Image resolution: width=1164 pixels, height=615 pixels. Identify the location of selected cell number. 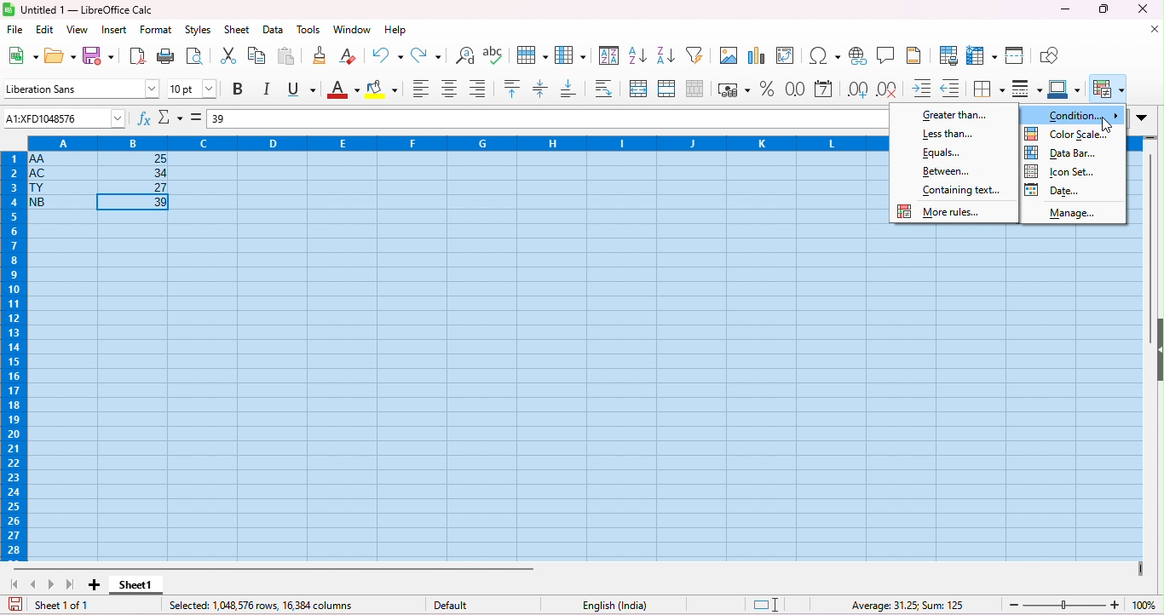
(66, 118).